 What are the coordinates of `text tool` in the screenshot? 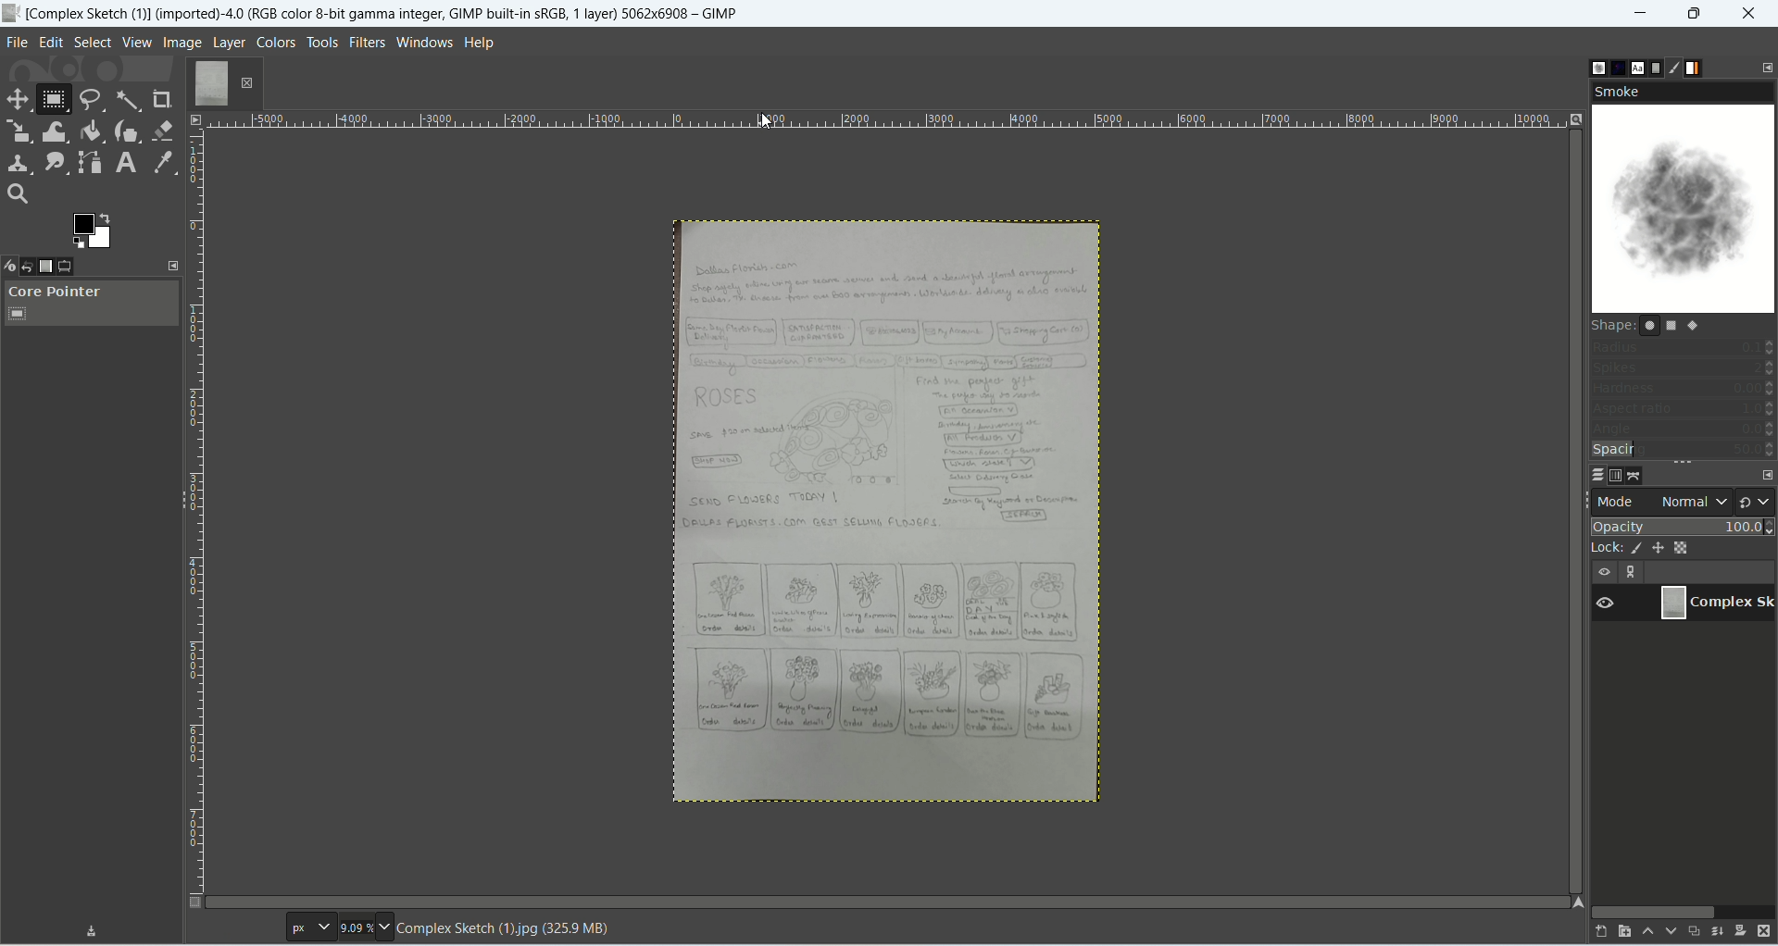 It's located at (125, 164).